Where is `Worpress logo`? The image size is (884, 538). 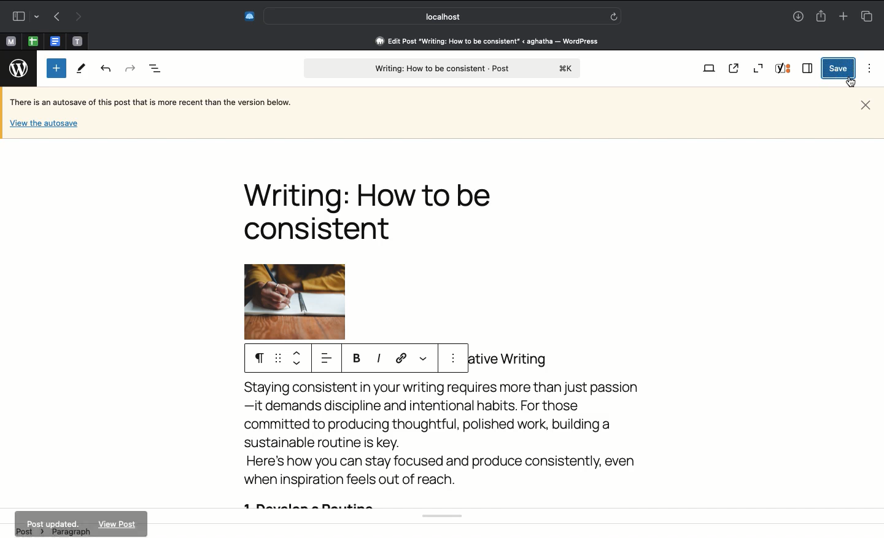 Worpress logo is located at coordinates (18, 69).